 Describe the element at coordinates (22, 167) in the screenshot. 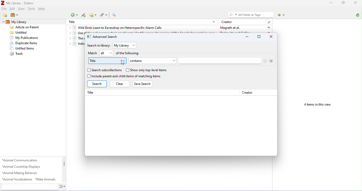

I see `animal courtship displays` at that location.